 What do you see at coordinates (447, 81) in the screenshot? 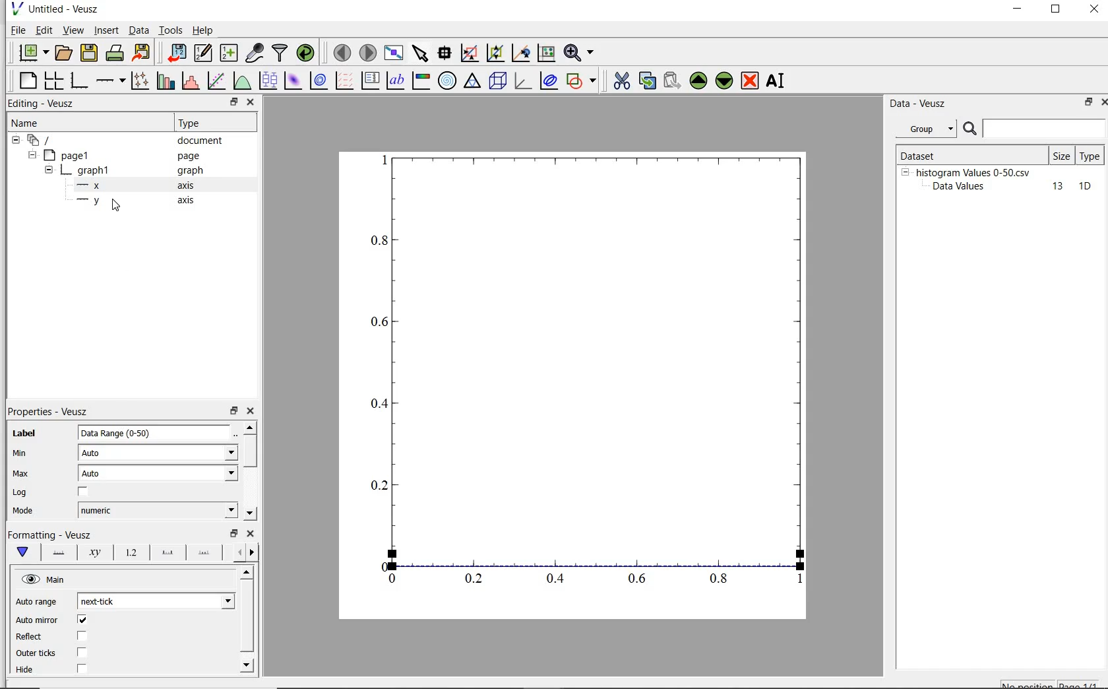
I see `polar graph` at bounding box center [447, 81].